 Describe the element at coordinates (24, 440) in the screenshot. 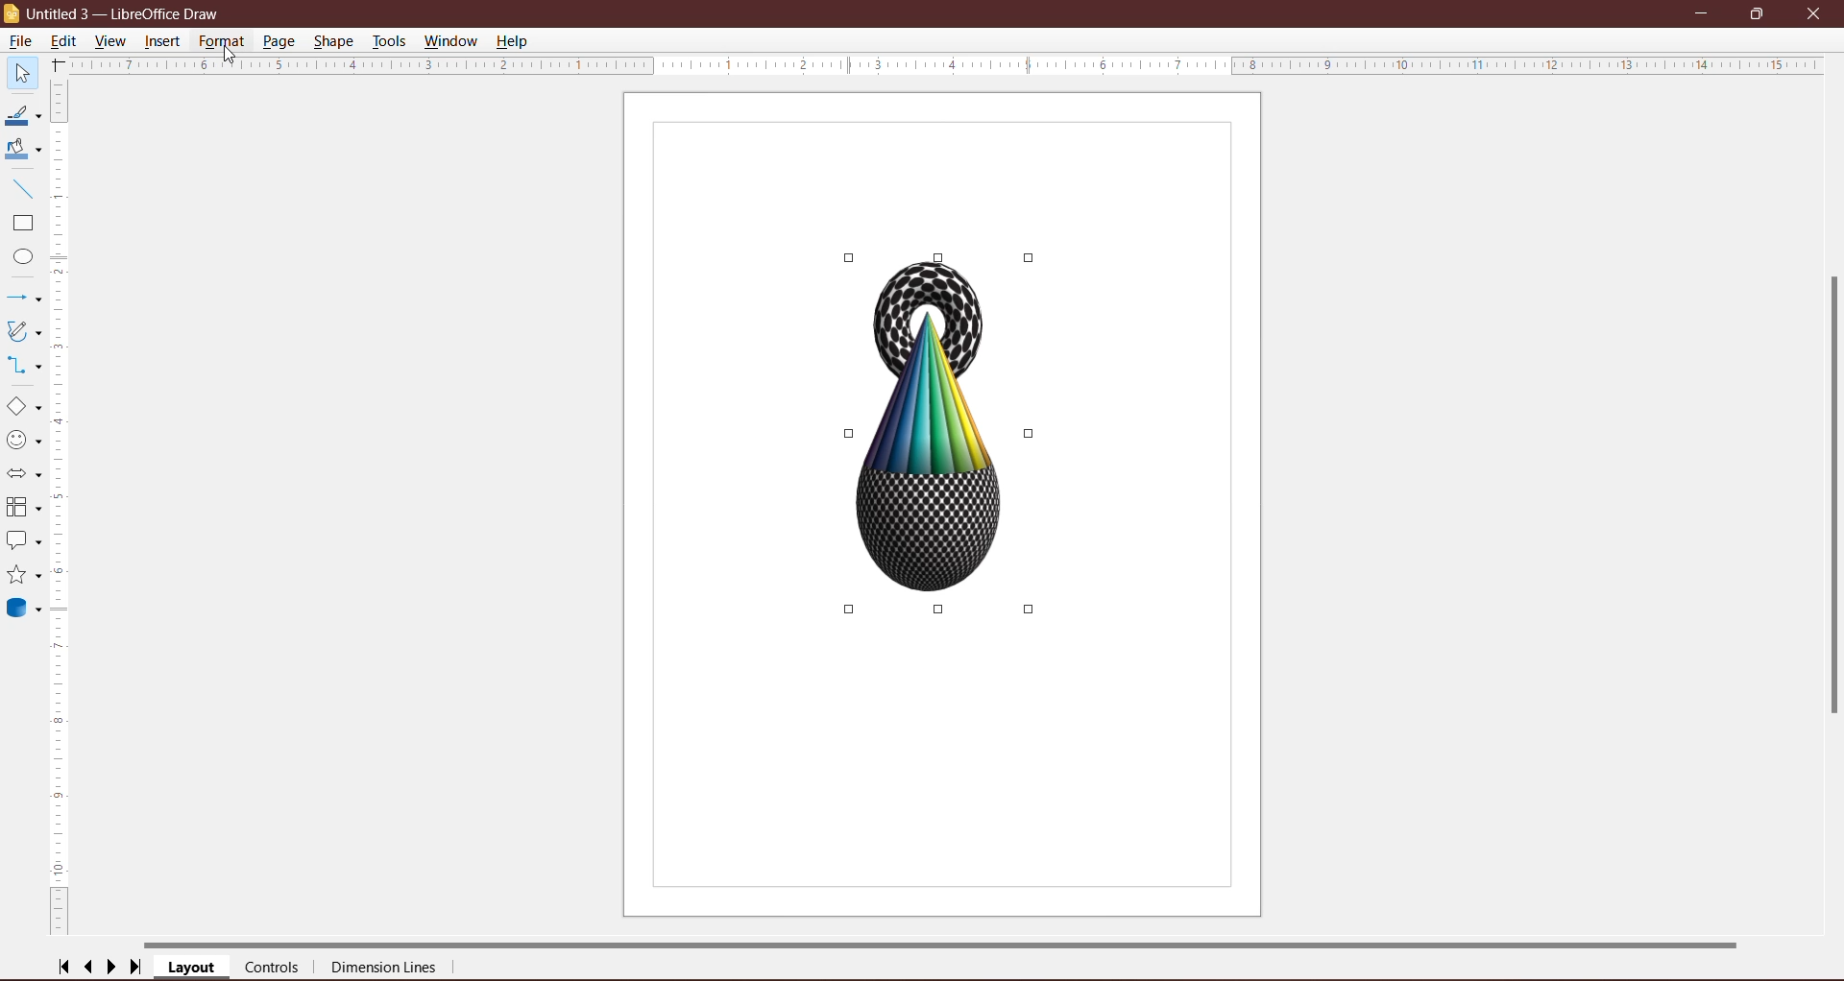

I see `Symbol Shapes` at that location.